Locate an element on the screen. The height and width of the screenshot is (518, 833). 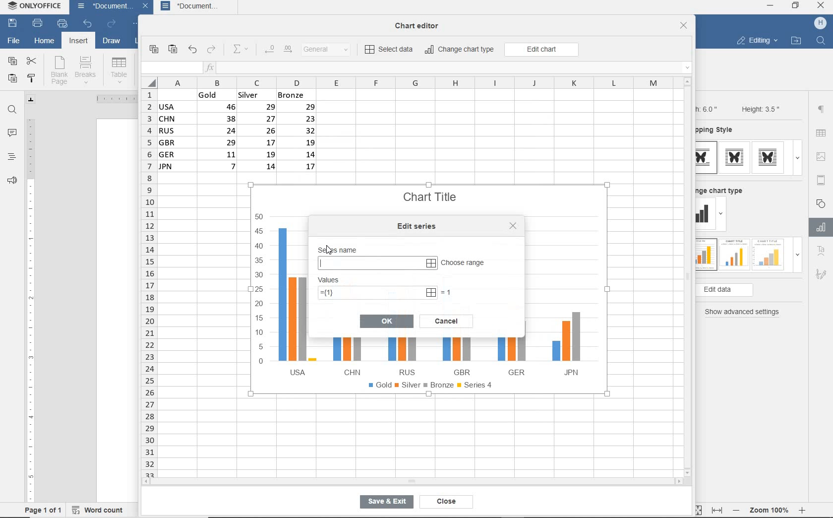
columns is located at coordinates (408, 82).